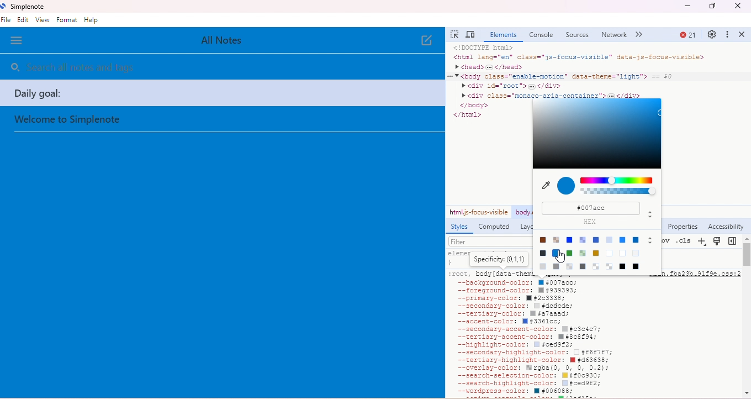  I want to click on simplenote, so click(23, 6).